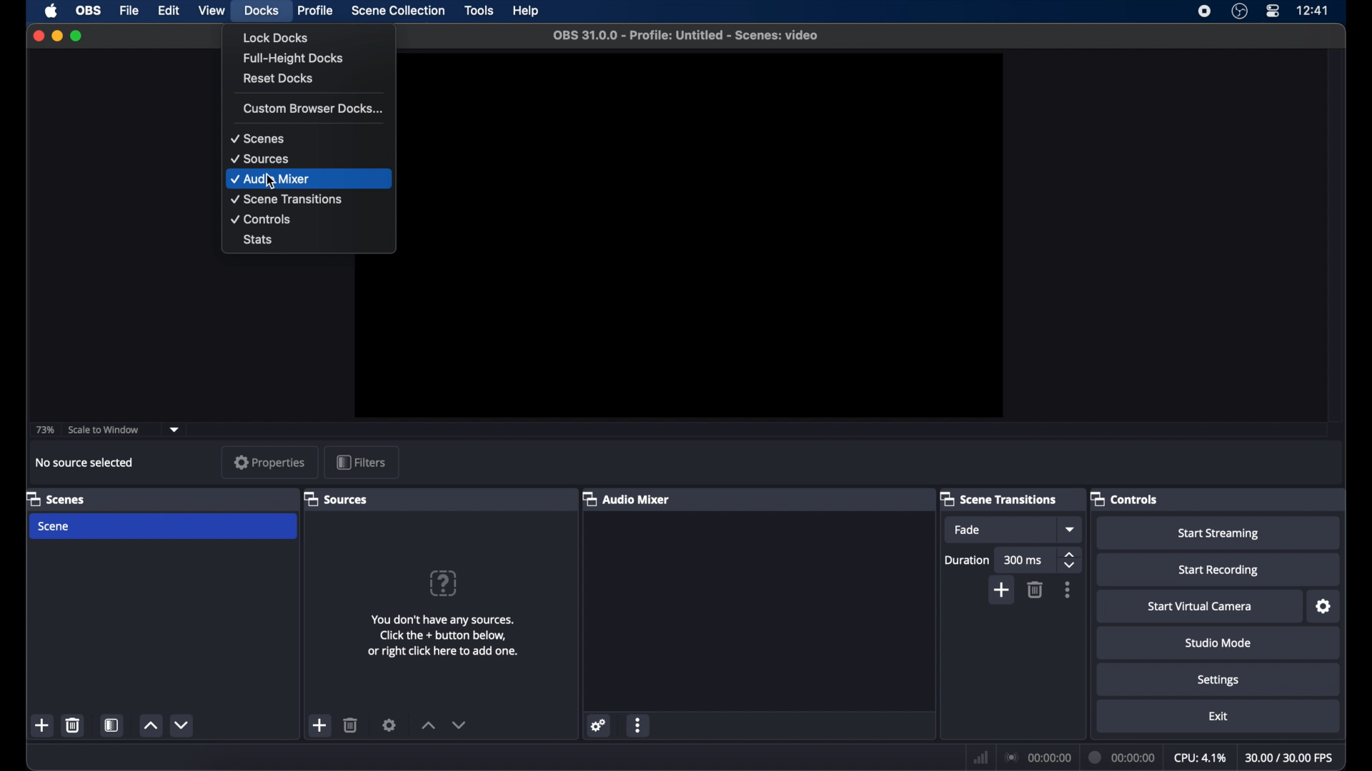 The height and width of the screenshot is (771, 1372). Describe the element at coordinates (398, 10) in the screenshot. I see `scene collection` at that location.